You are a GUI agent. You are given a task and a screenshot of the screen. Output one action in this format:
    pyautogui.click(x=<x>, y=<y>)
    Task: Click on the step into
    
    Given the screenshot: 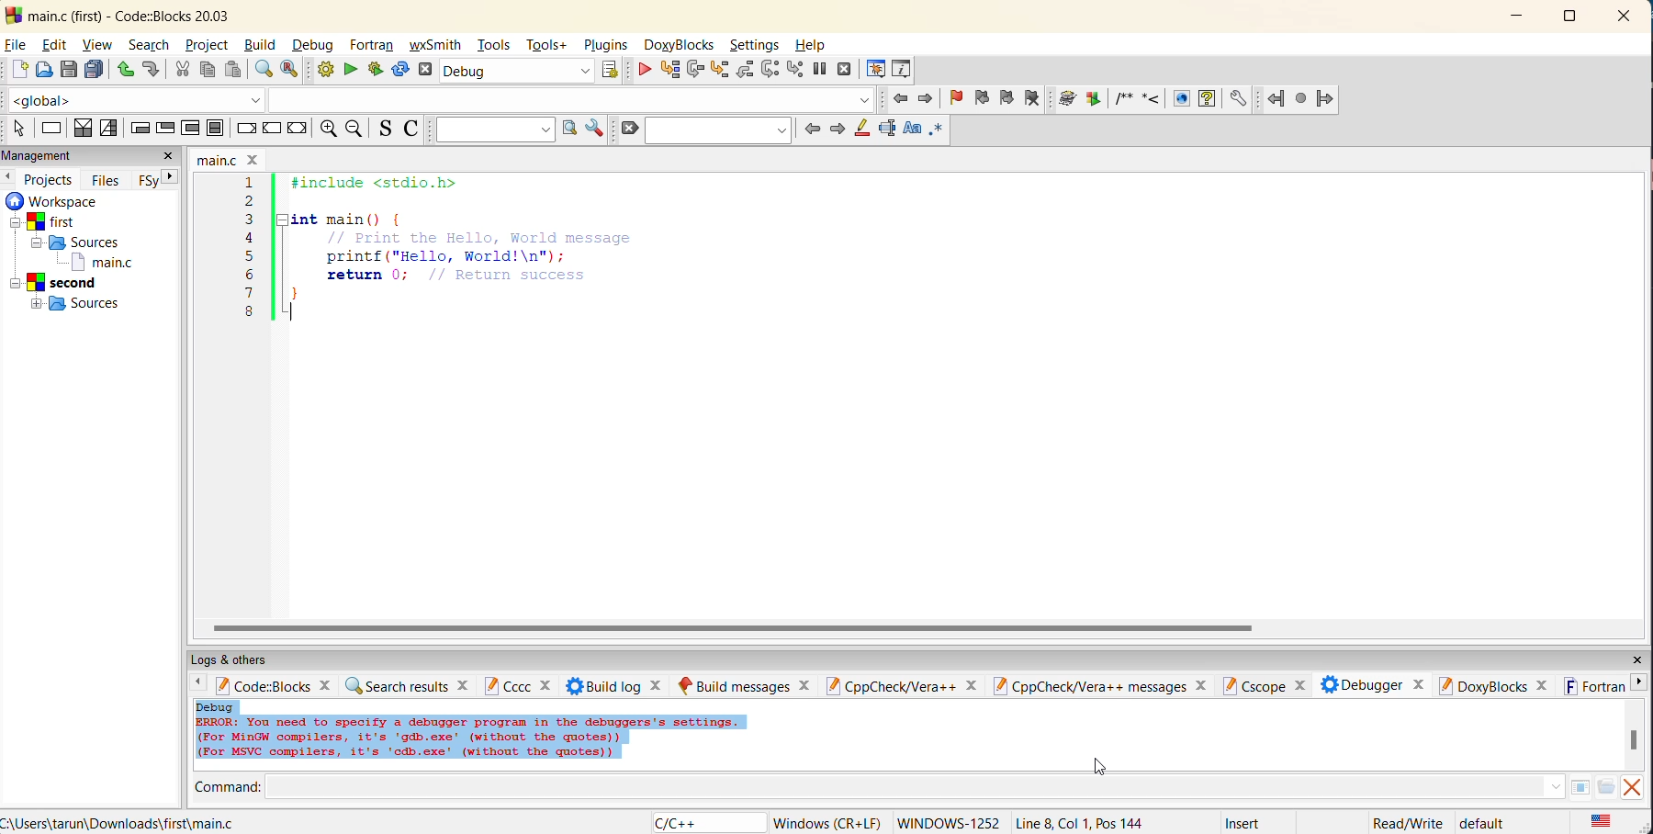 What is the action you would take?
    pyautogui.click(x=719, y=69)
    